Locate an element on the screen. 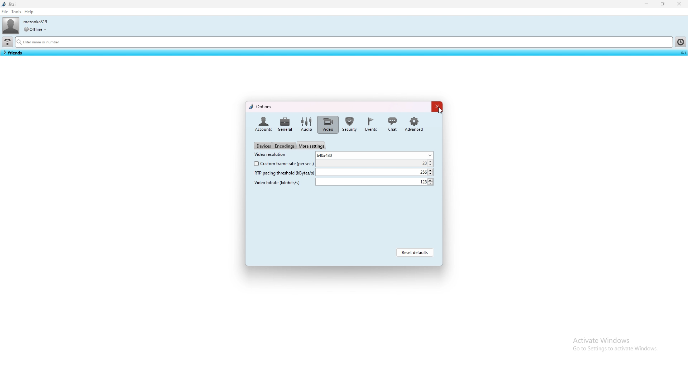 This screenshot has width=688, height=369. Events is located at coordinates (371, 124).